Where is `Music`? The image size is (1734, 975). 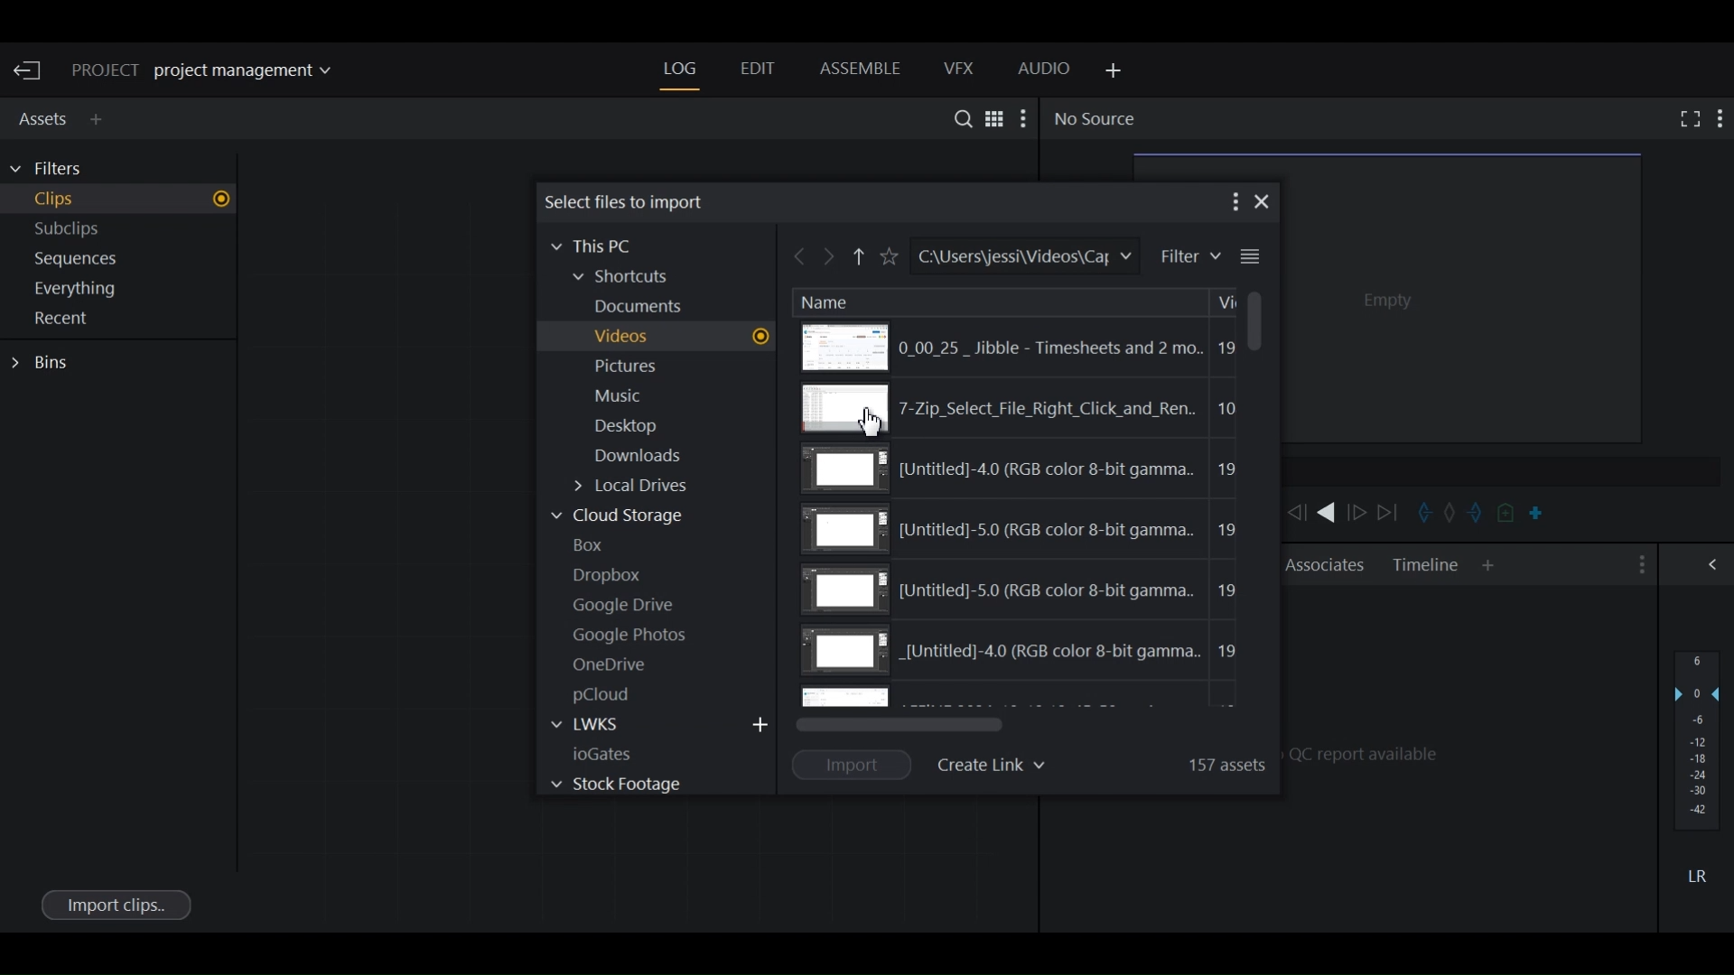
Music is located at coordinates (621, 397).